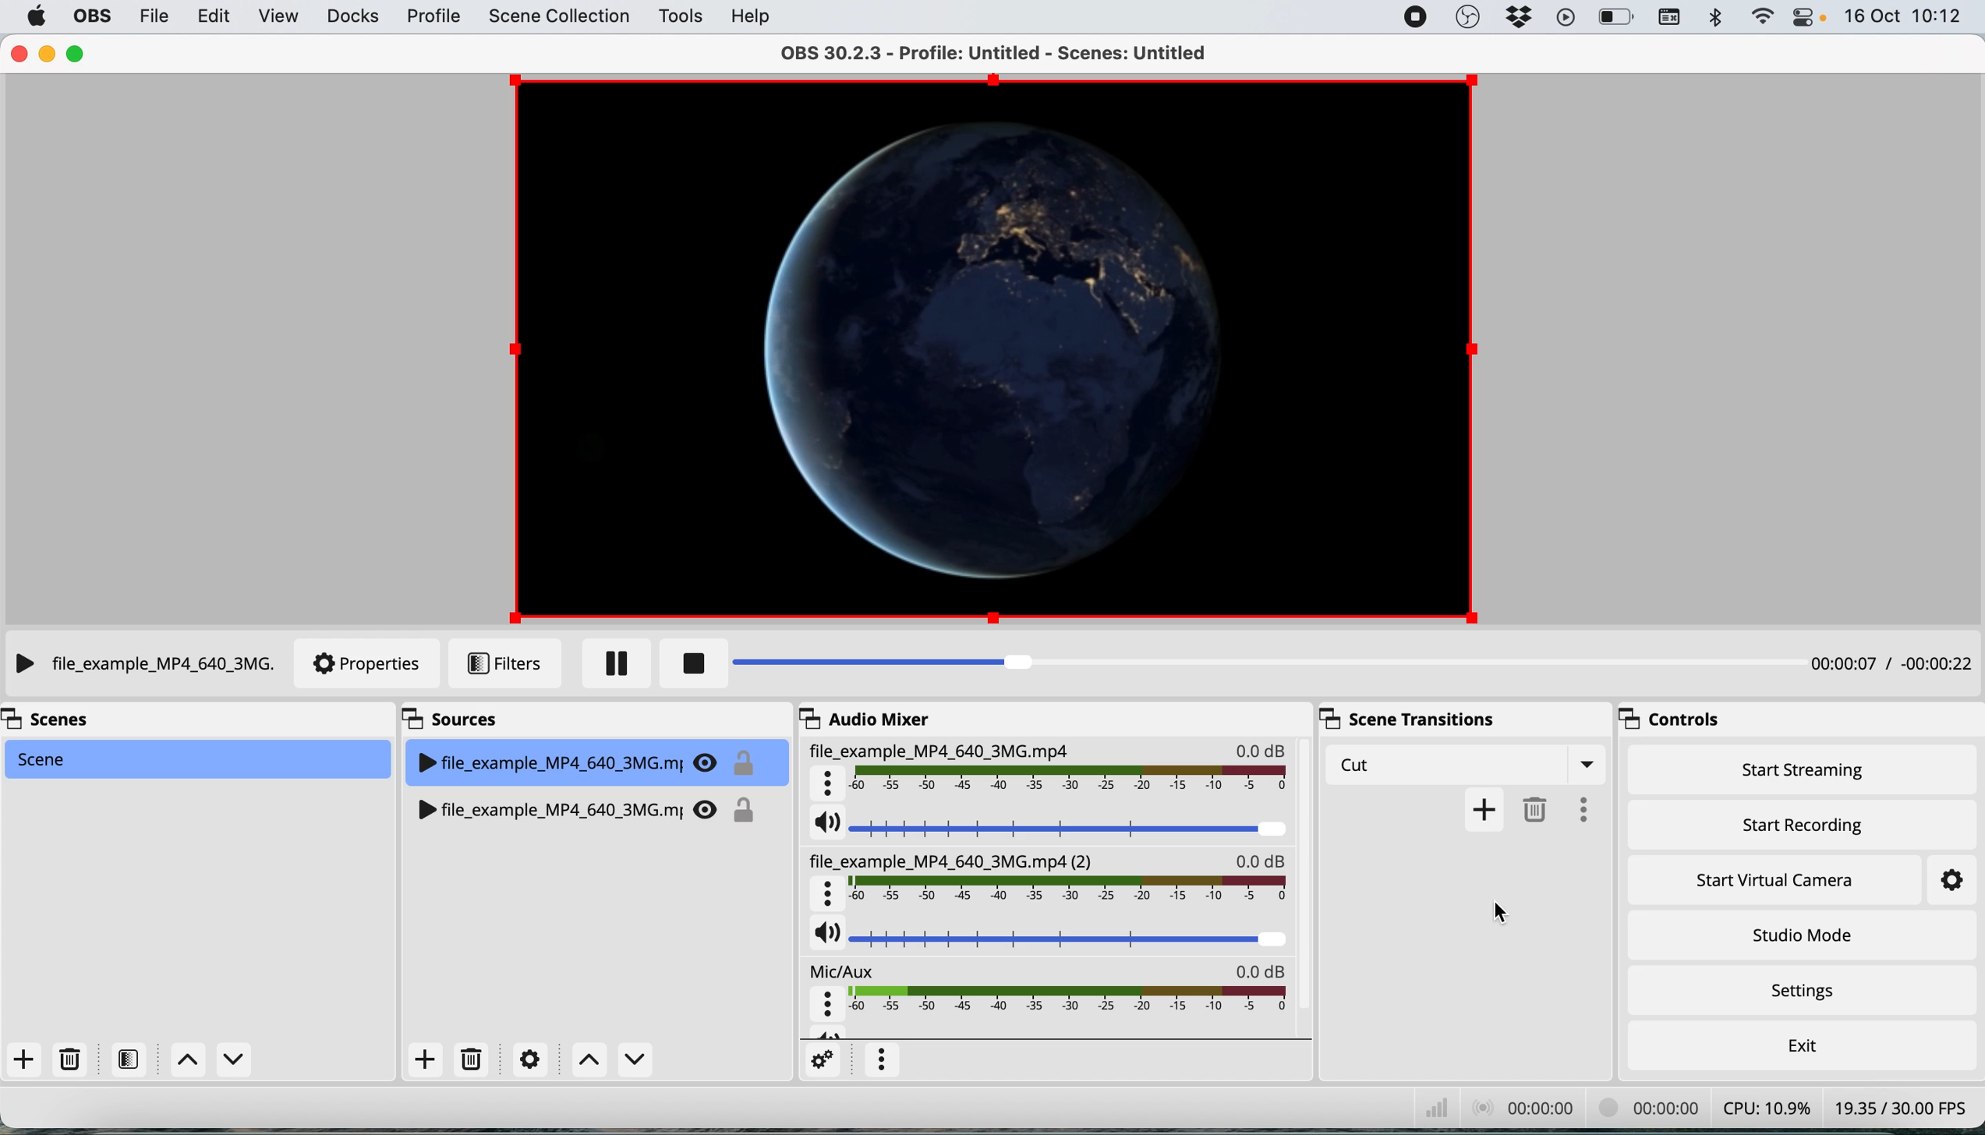 The image size is (1985, 1135). What do you see at coordinates (150, 666) in the screenshot?
I see `File_example_MP4_640_3MG.` at bounding box center [150, 666].